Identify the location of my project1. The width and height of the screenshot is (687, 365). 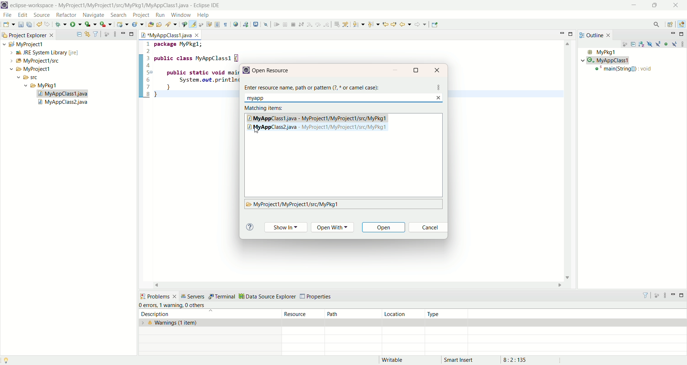
(22, 44).